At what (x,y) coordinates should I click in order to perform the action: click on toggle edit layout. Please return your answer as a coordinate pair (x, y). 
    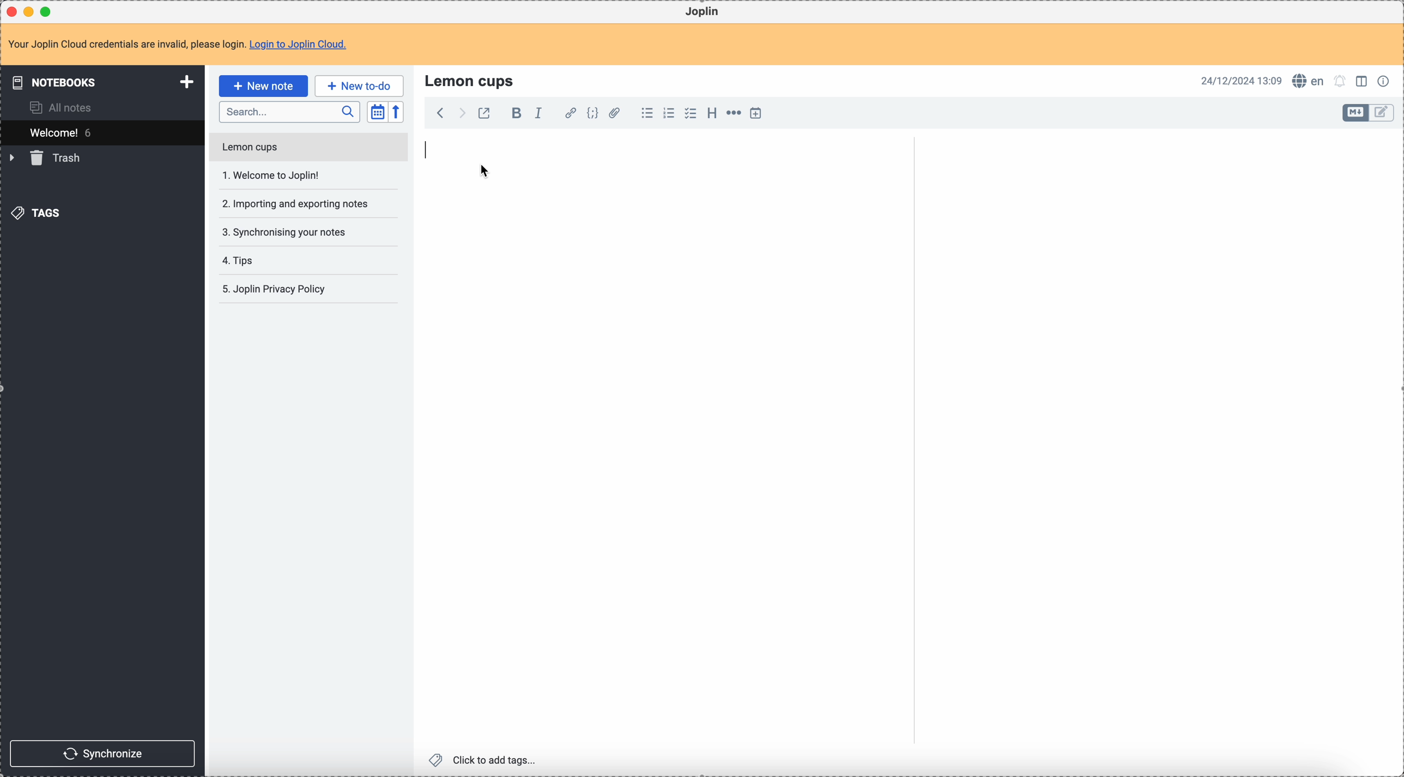
    Looking at the image, I should click on (1356, 113).